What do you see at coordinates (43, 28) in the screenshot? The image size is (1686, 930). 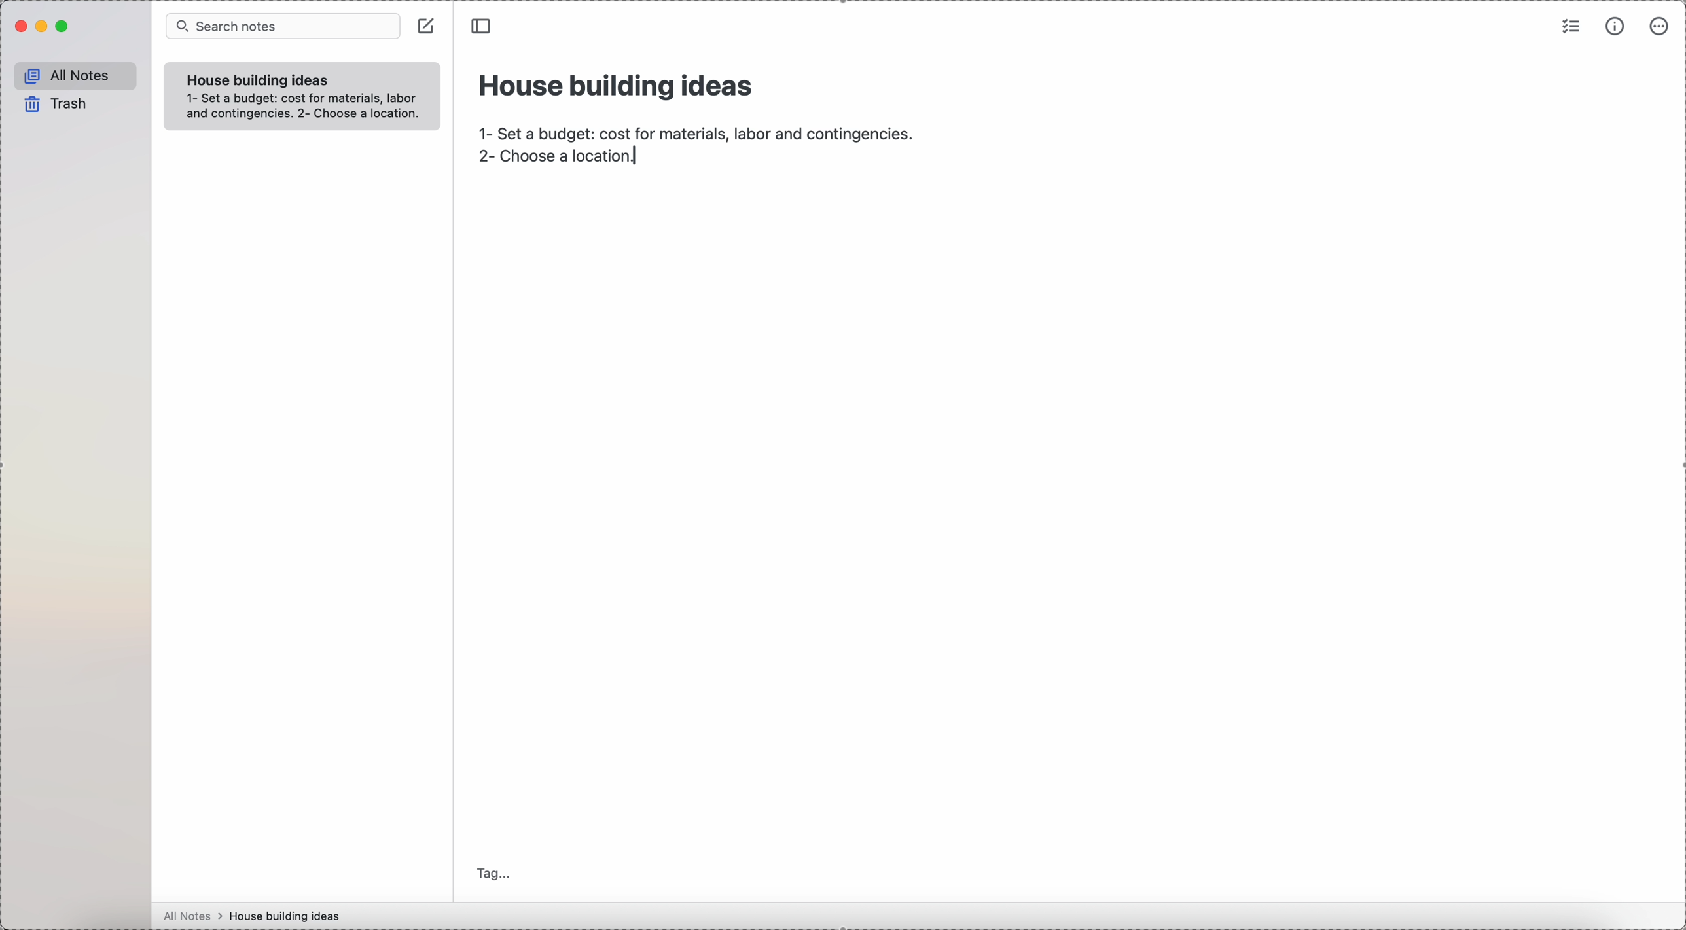 I see `minimize Simplenote` at bounding box center [43, 28].